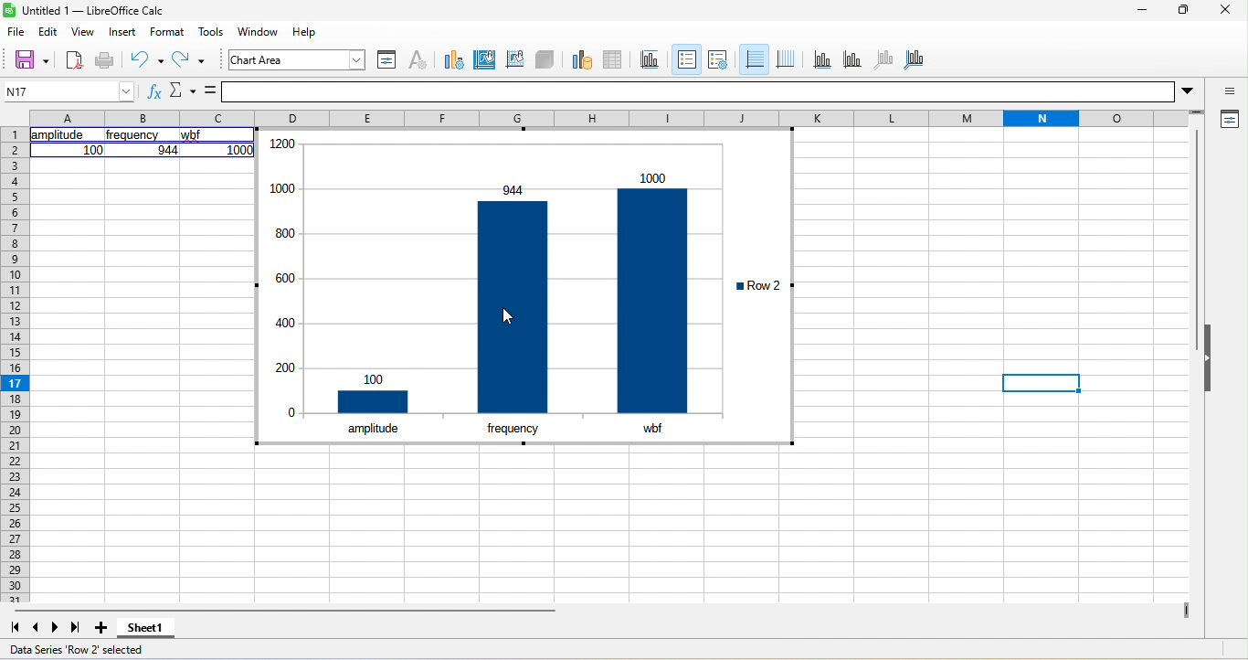 This screenshot has height=660, width=1248. What do you see at coordinates (859, 61) in the screenshot?
I see `y axis` at bounding box center [859, 61].